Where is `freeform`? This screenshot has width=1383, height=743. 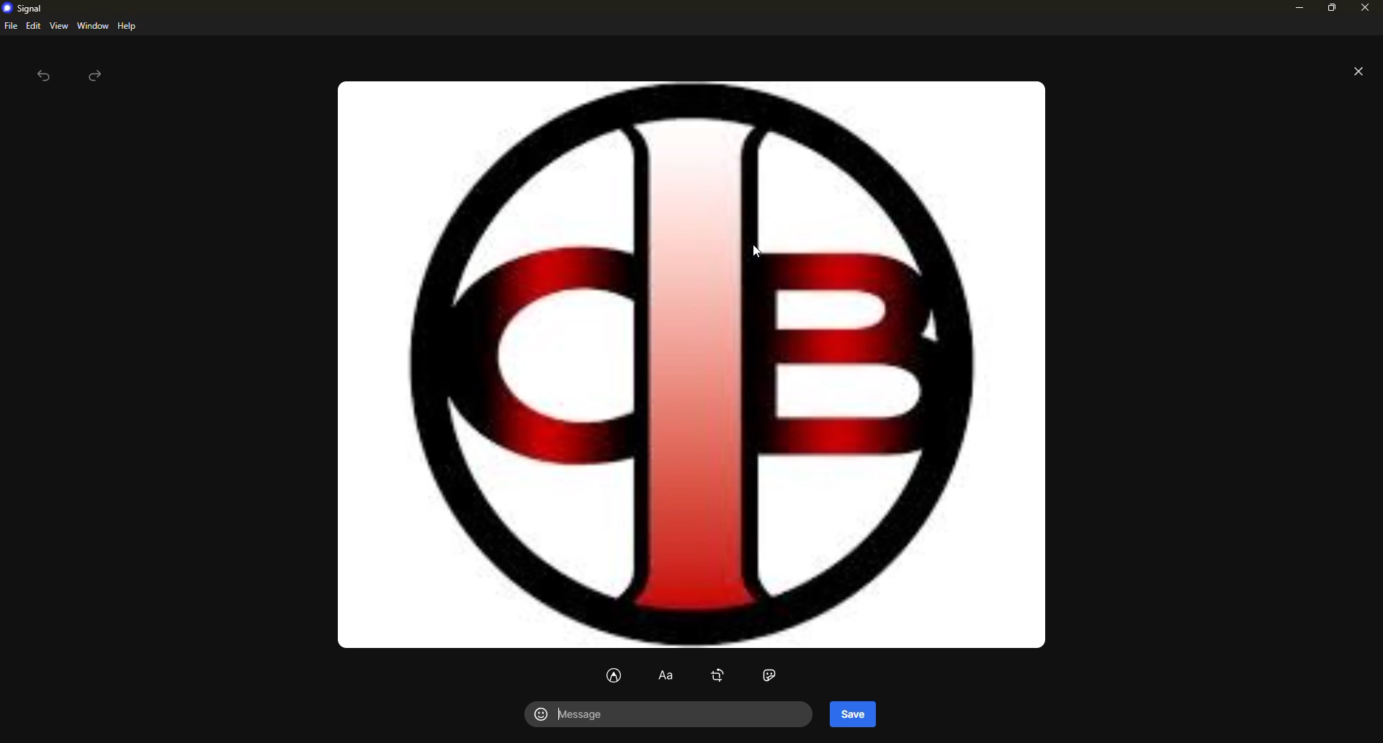
freeform is located at coordinates (616, 674).